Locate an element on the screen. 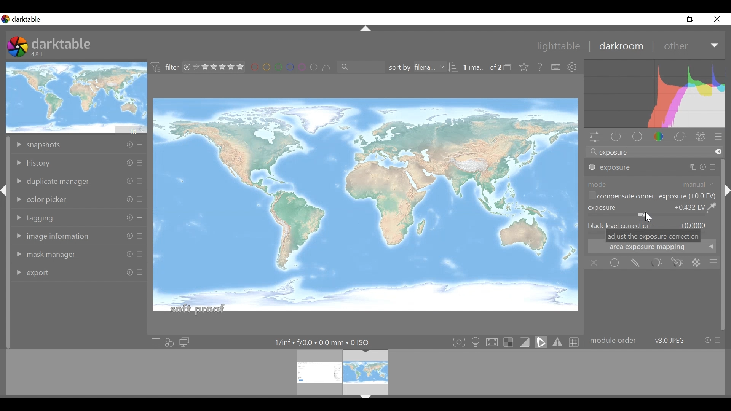   is located at coordinates (127, 255).